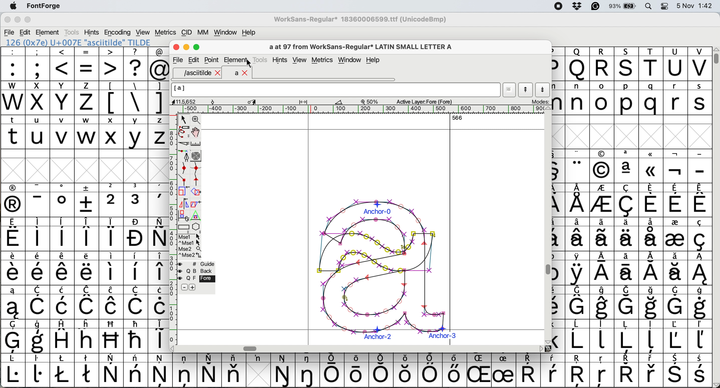  Describe the element at coordinates (184, 288) in the screenshot. I see `remove` at that location.